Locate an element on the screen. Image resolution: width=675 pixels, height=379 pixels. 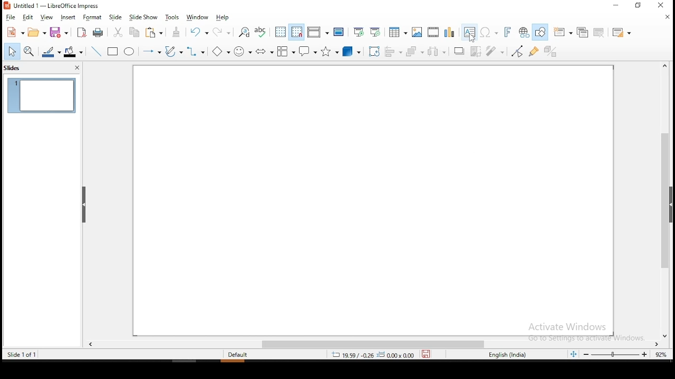
open is located at coordinates (37, 32).